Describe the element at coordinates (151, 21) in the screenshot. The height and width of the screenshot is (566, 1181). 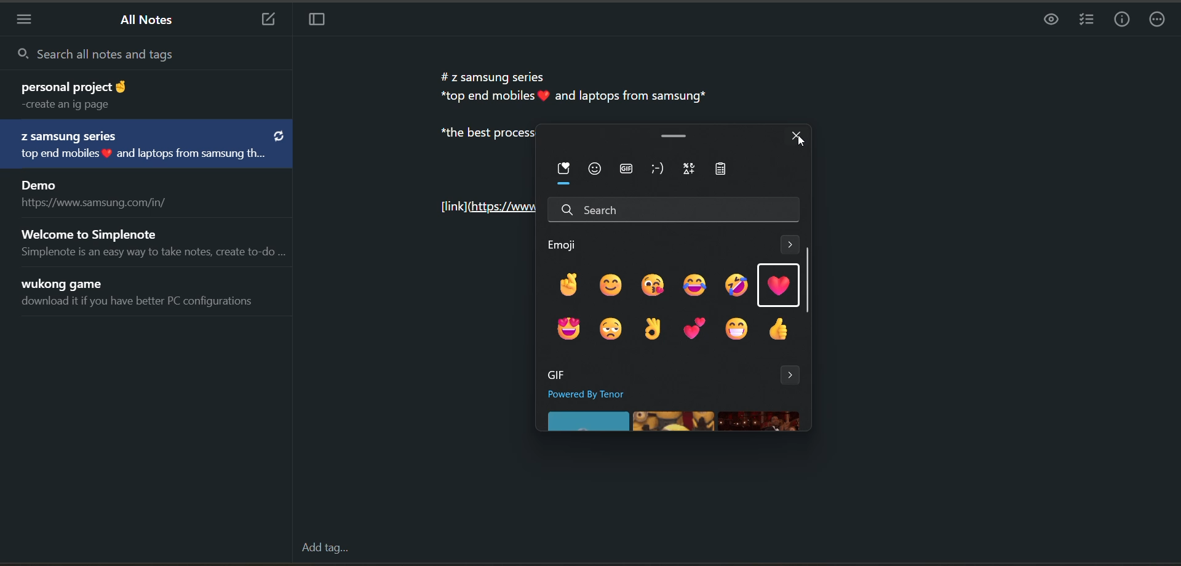
I see `all notes` at that location.